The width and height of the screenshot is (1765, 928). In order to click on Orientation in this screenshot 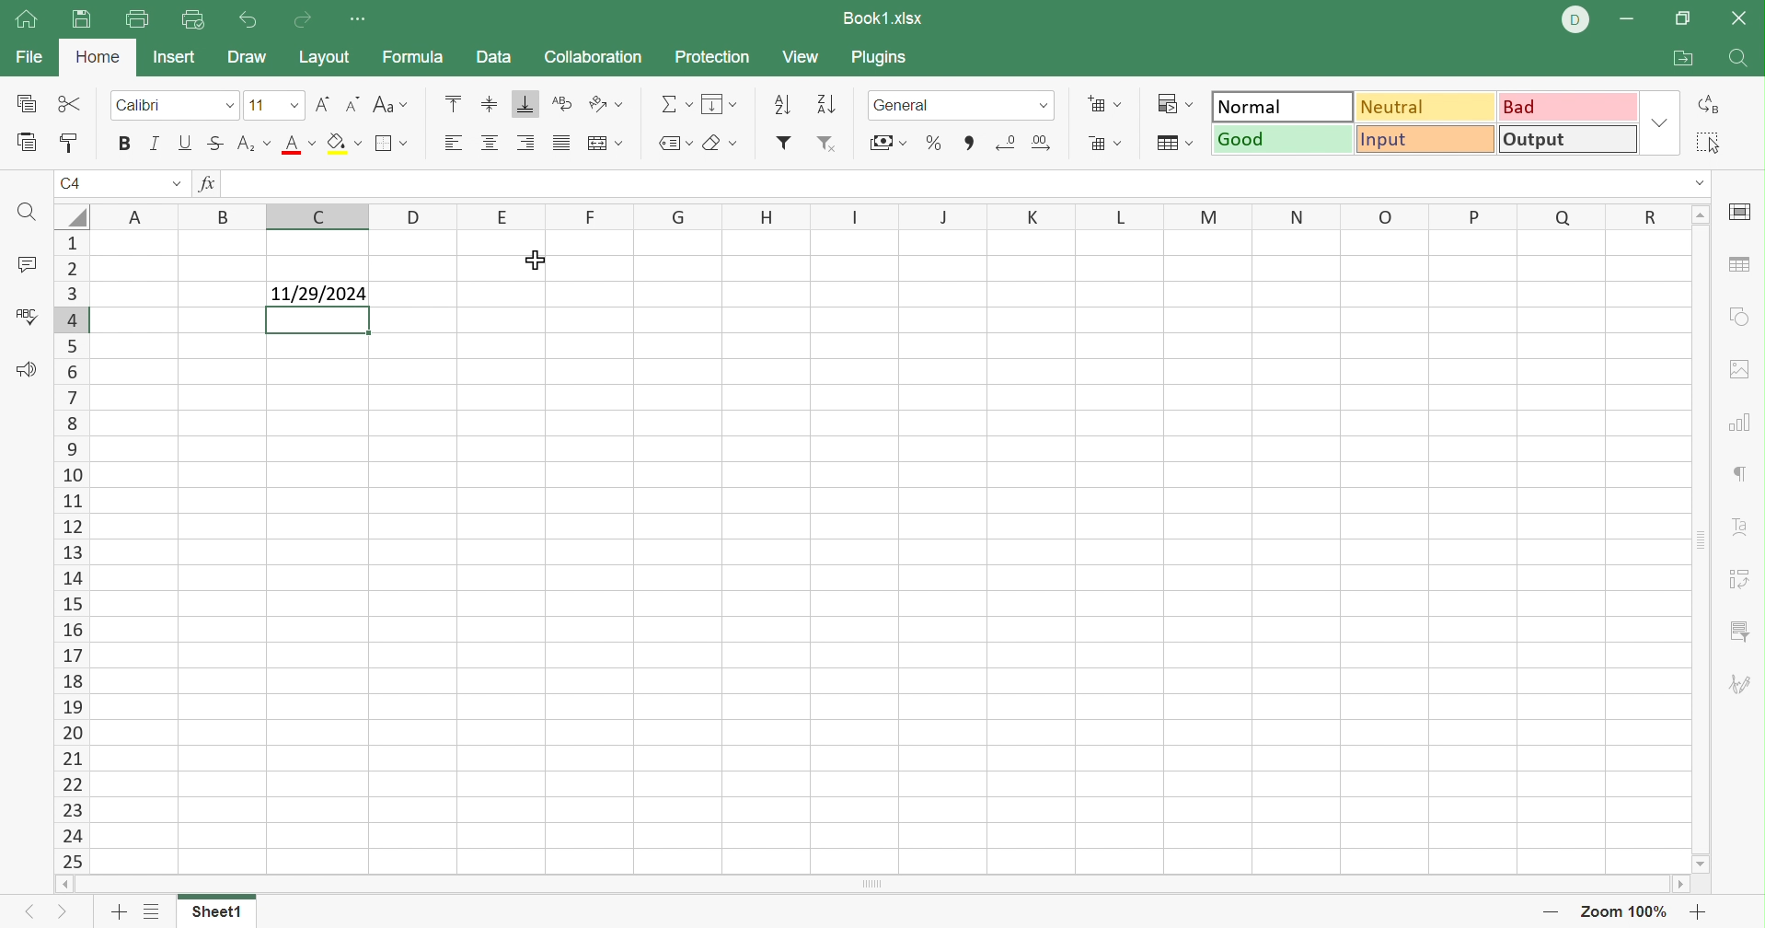, I will do `click(606, 103)`.